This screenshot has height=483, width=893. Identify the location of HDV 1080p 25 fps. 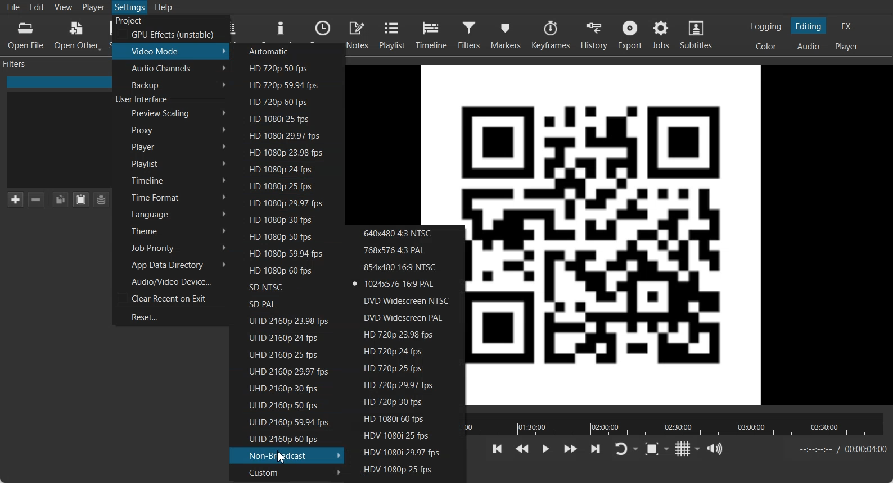
(404, 469).